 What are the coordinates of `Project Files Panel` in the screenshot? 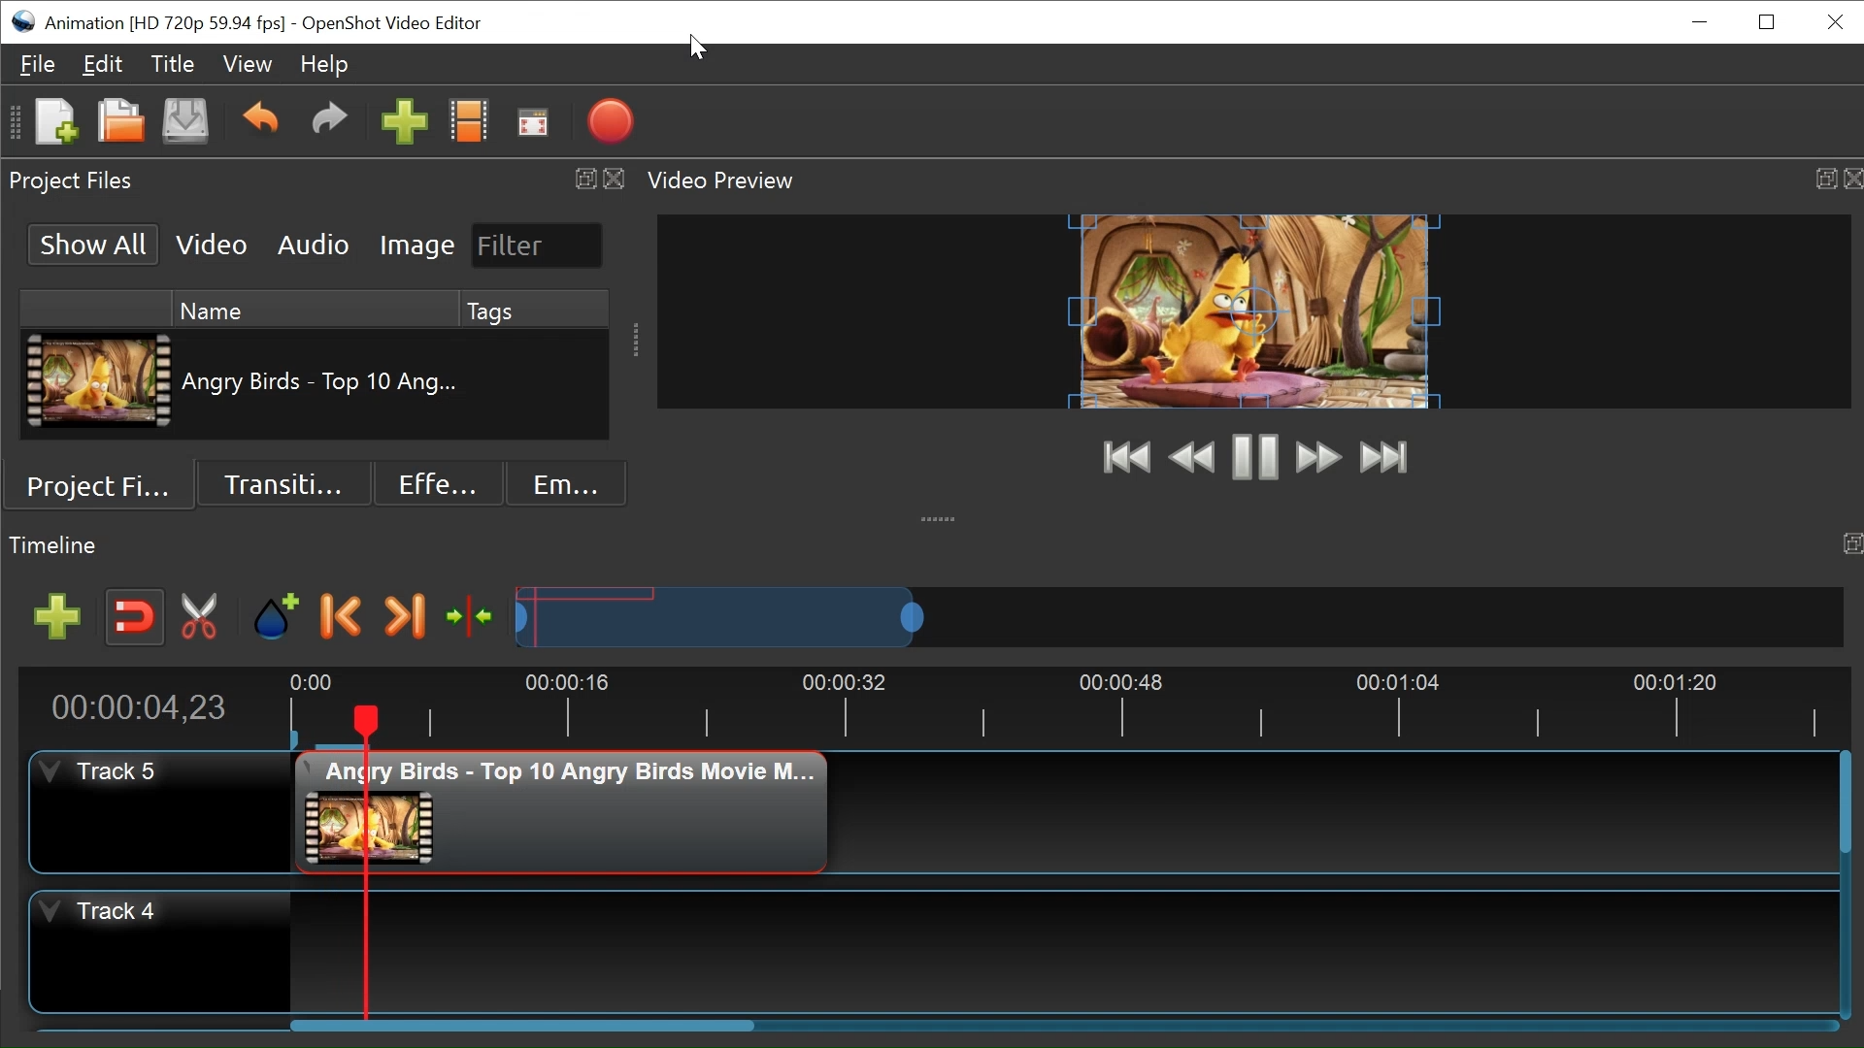 It's located at (315, 180).